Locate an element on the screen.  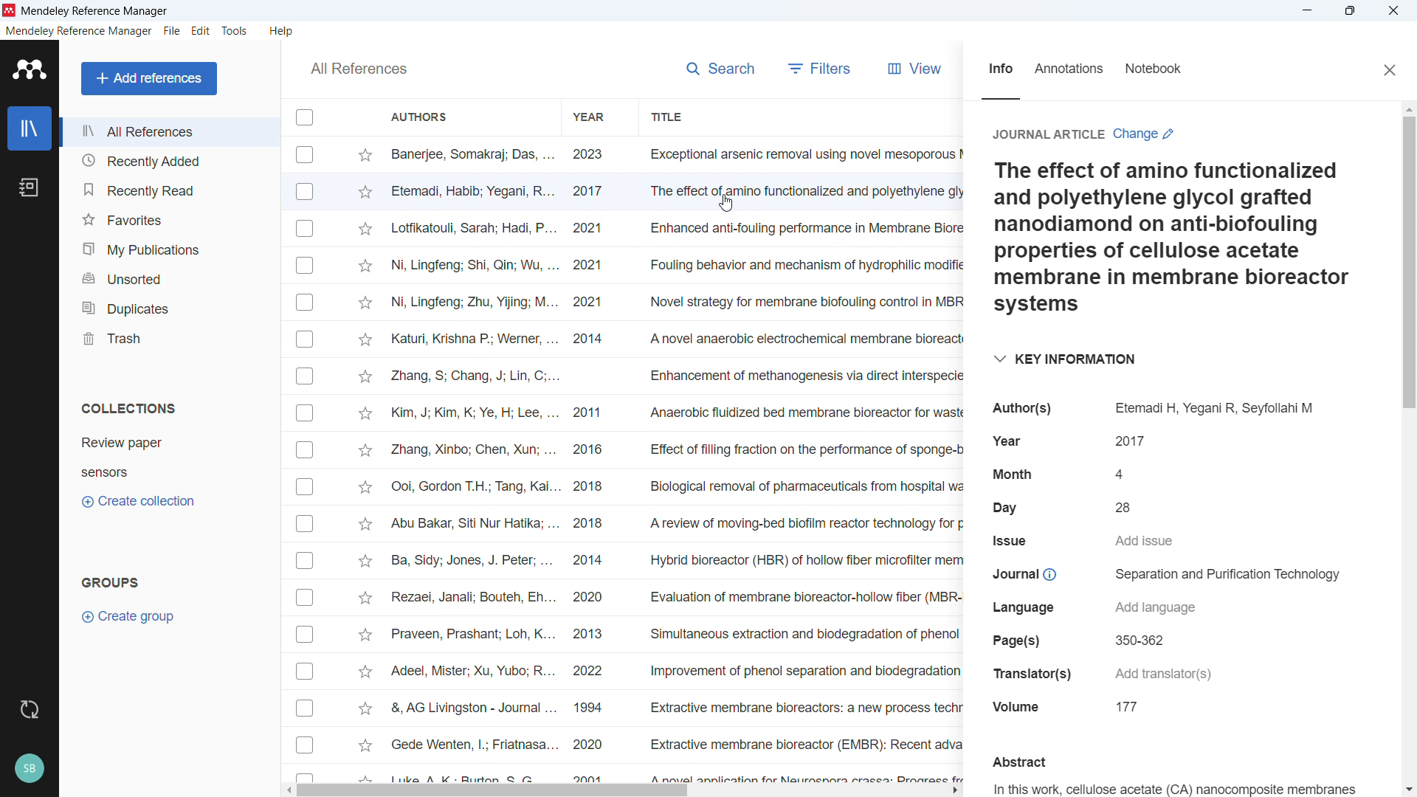
Select individual entries  is located at coordinates (307, 460).